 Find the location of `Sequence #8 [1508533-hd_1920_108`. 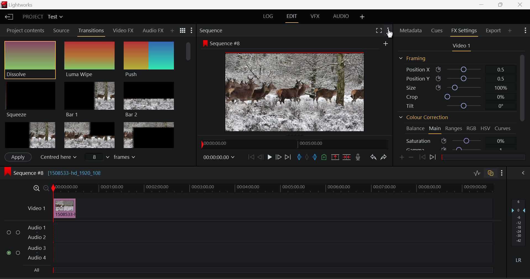

Sequence #8 [1508533-hd_1920_108 is located at coordinates (70, 173).